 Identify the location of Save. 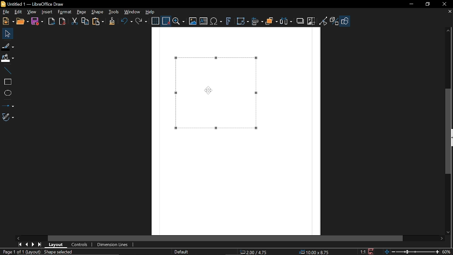
(371, 251).